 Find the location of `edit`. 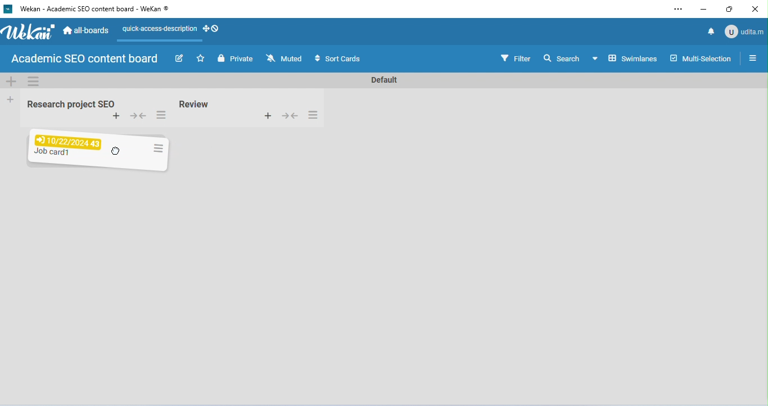

edit is located at coordinates (181, 60).